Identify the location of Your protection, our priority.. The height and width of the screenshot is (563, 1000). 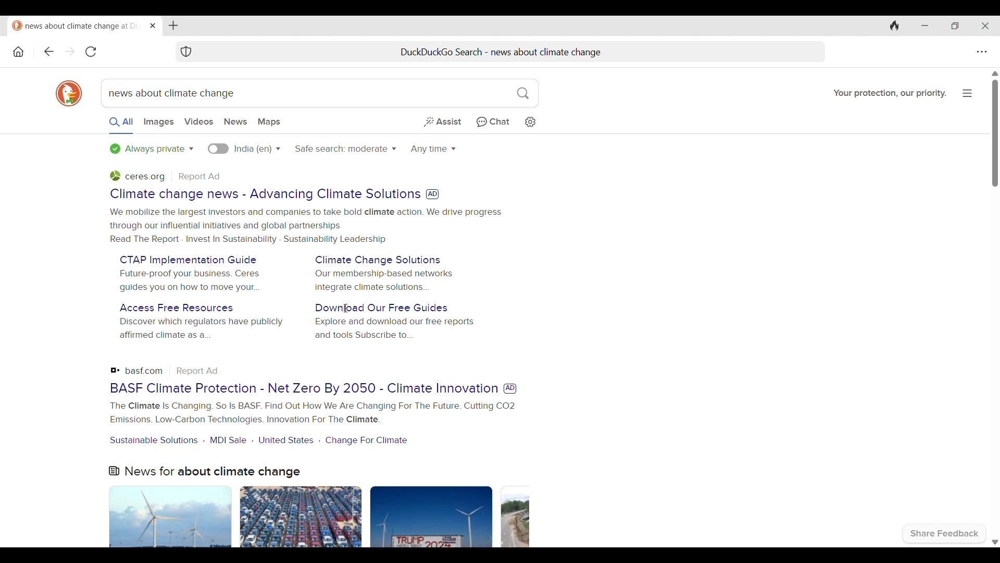
(889, 93).